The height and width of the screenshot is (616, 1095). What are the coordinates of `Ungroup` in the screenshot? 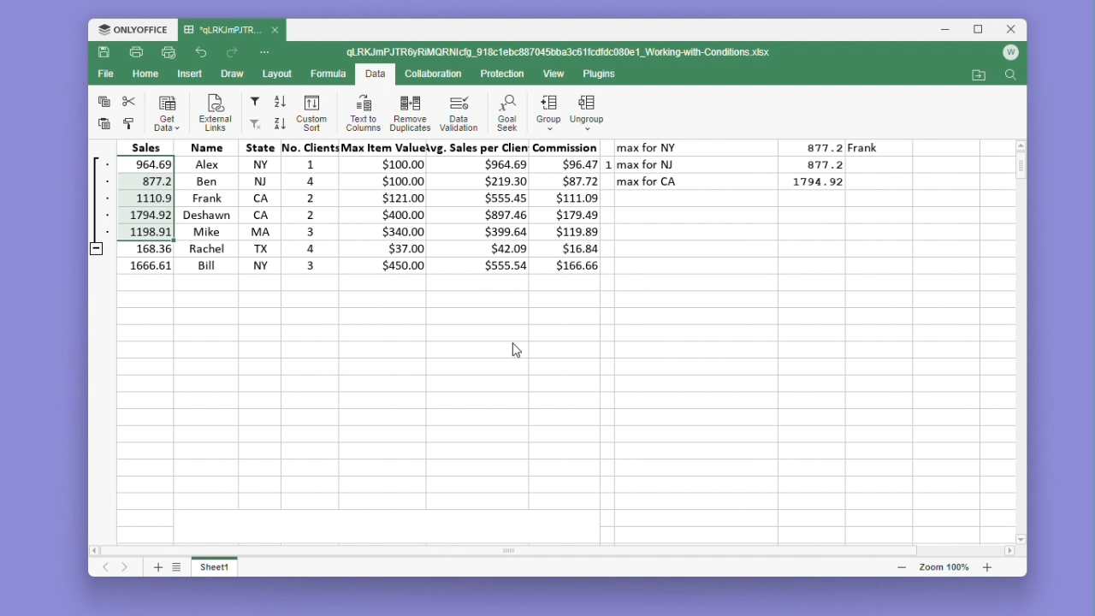 It's located at (593, 108).